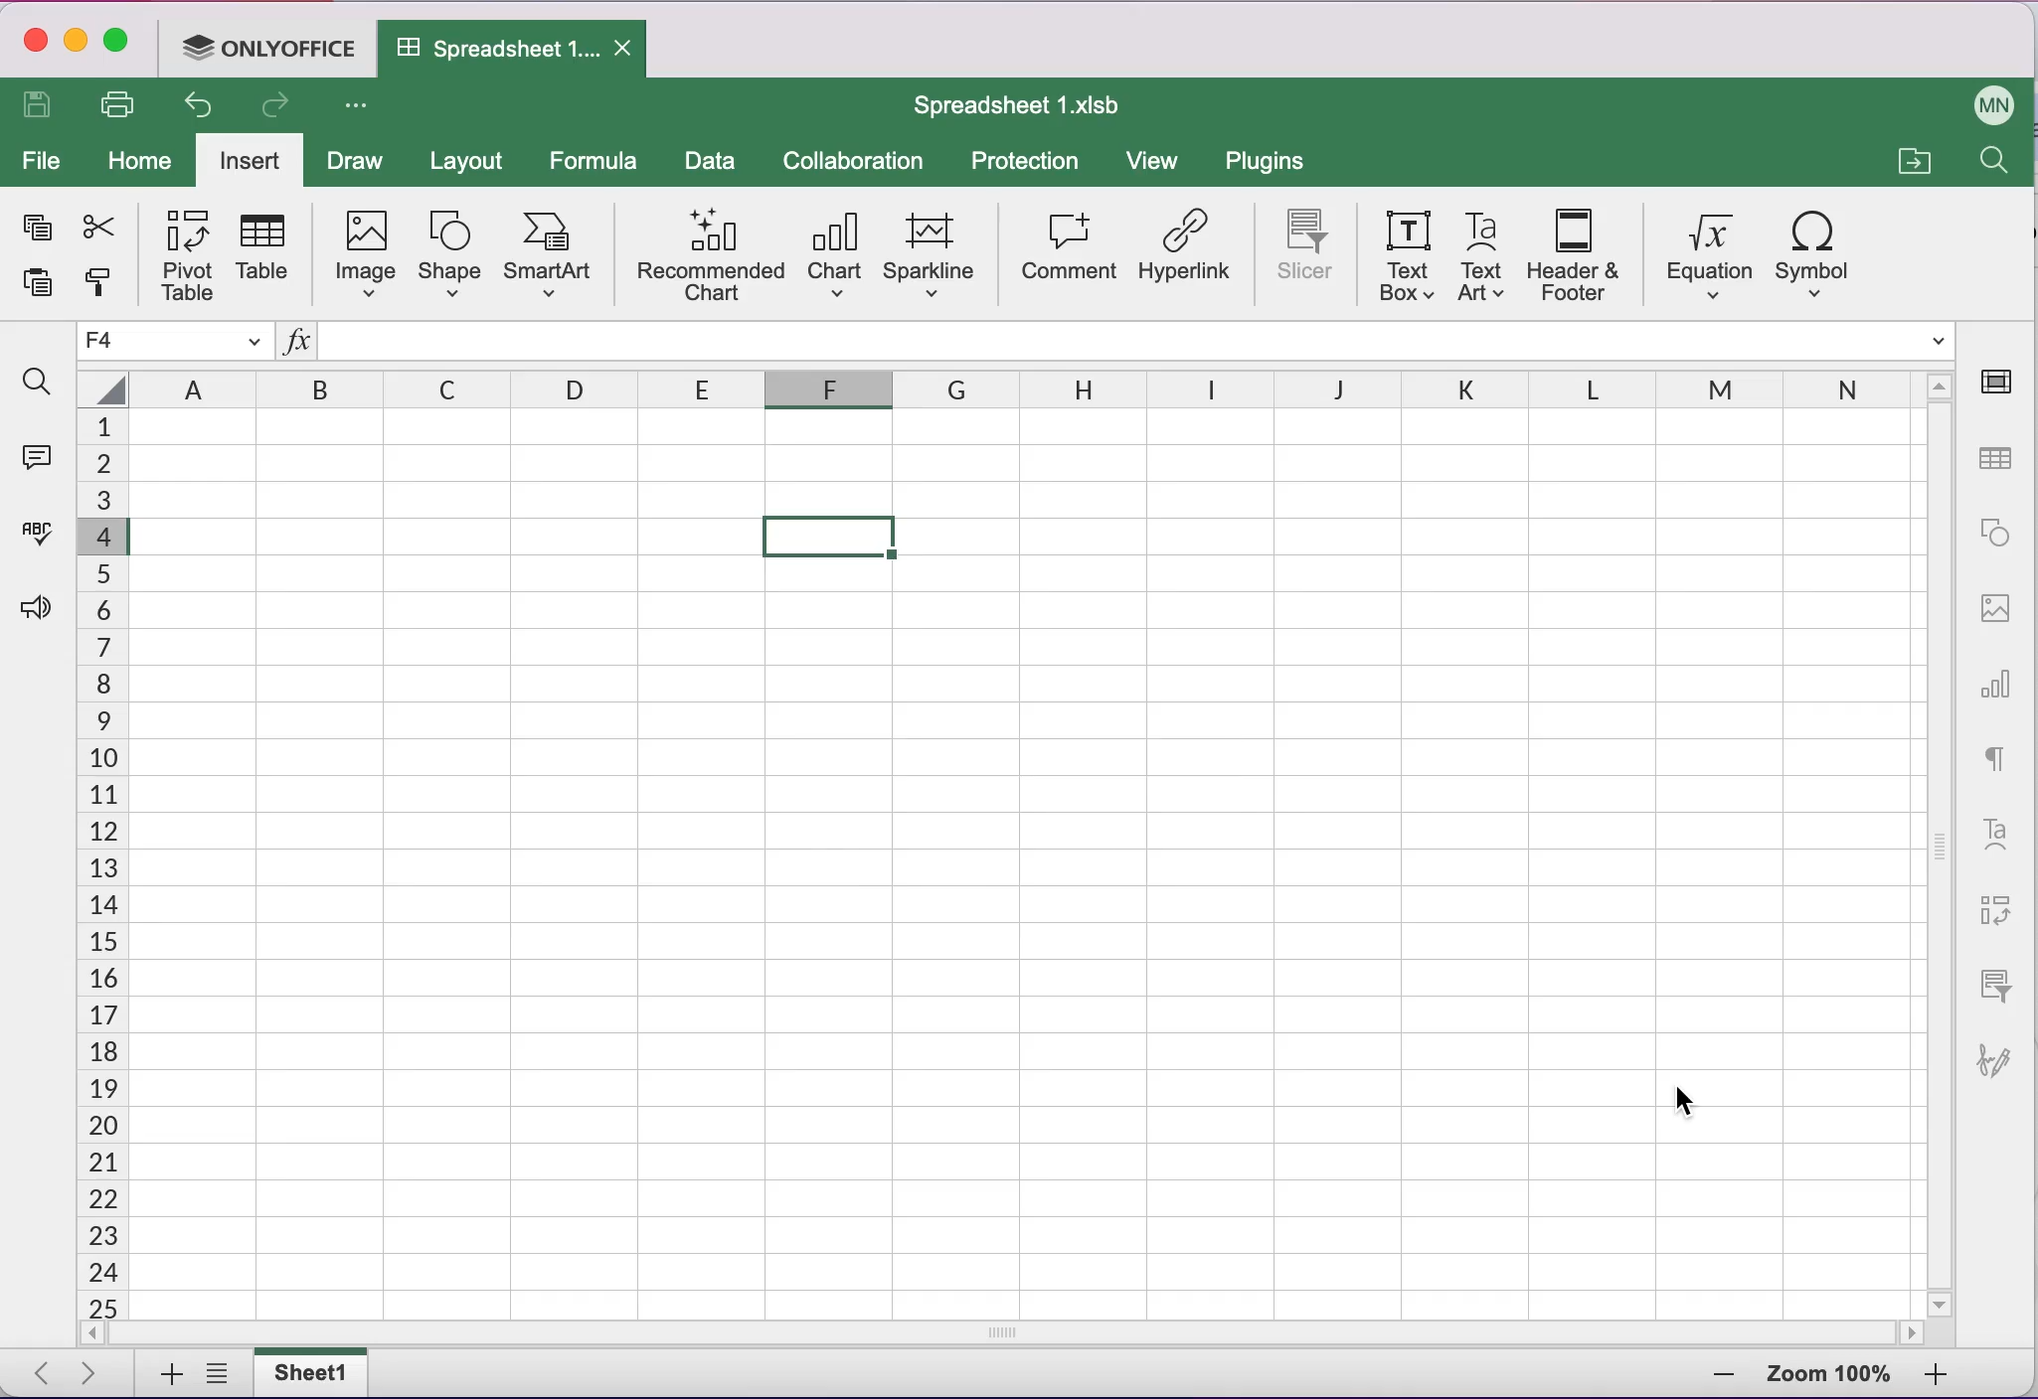  What do you see at coordinates (40, 537) in the screenshot?
I see `spell checking` at bounding box center [40, 537].